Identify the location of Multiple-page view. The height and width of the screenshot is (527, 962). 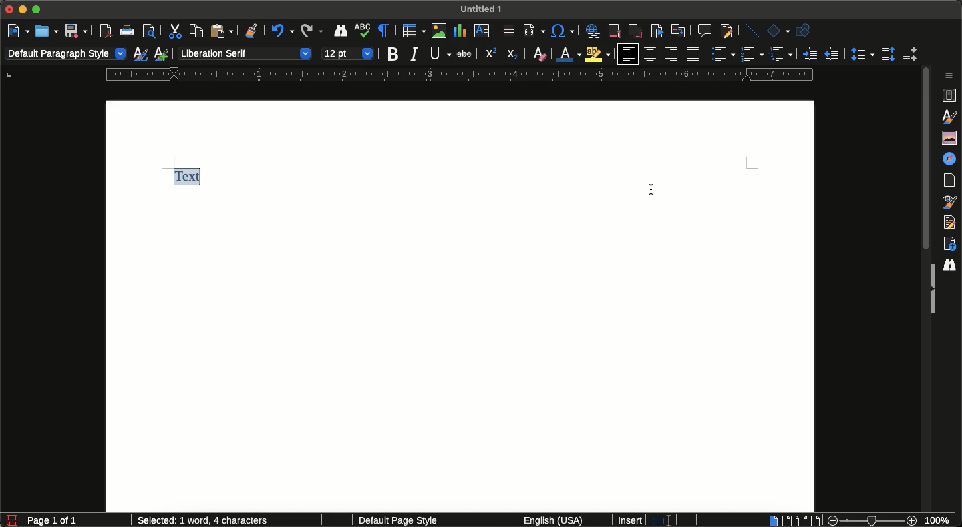
(790, 520).